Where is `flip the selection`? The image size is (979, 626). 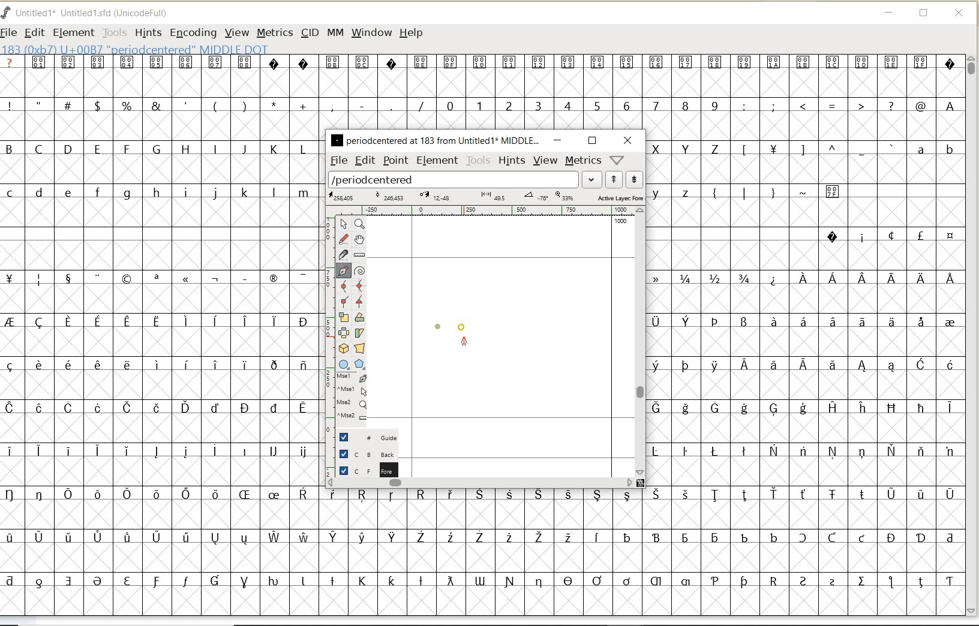
flip the selection is located at coordinates (344, 333).